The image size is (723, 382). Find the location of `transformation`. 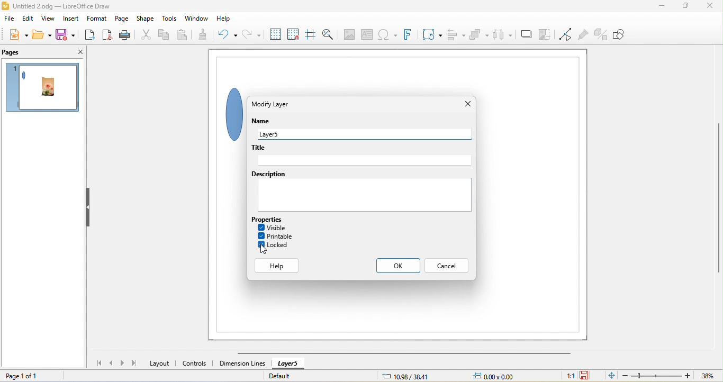

transformation is located at coordinates (432, 34).